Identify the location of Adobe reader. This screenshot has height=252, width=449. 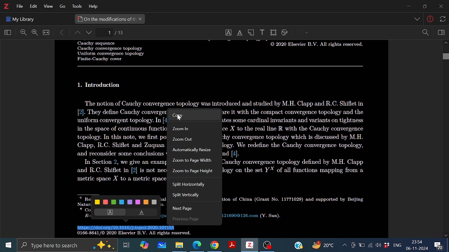
(232, 245).